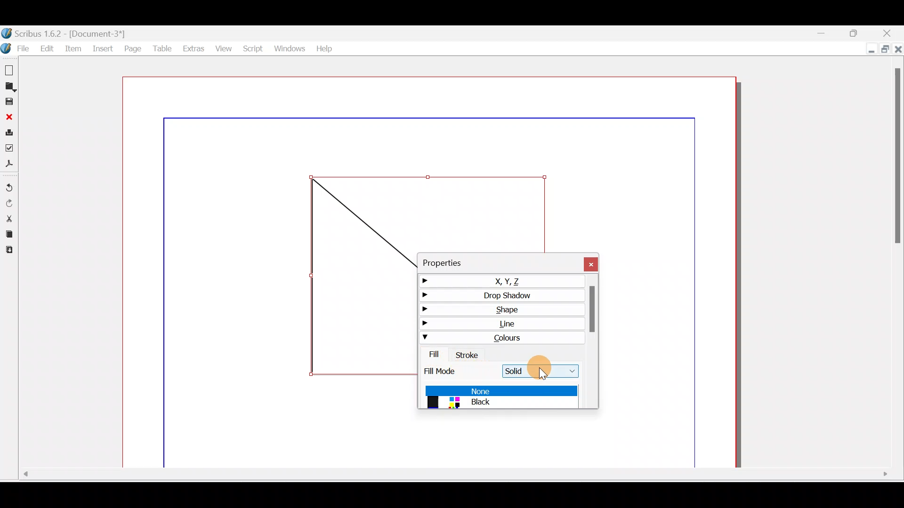 Image resolution: width=904 pixels, height=508 pixels. I want to click on cursor, so click(546, 375).